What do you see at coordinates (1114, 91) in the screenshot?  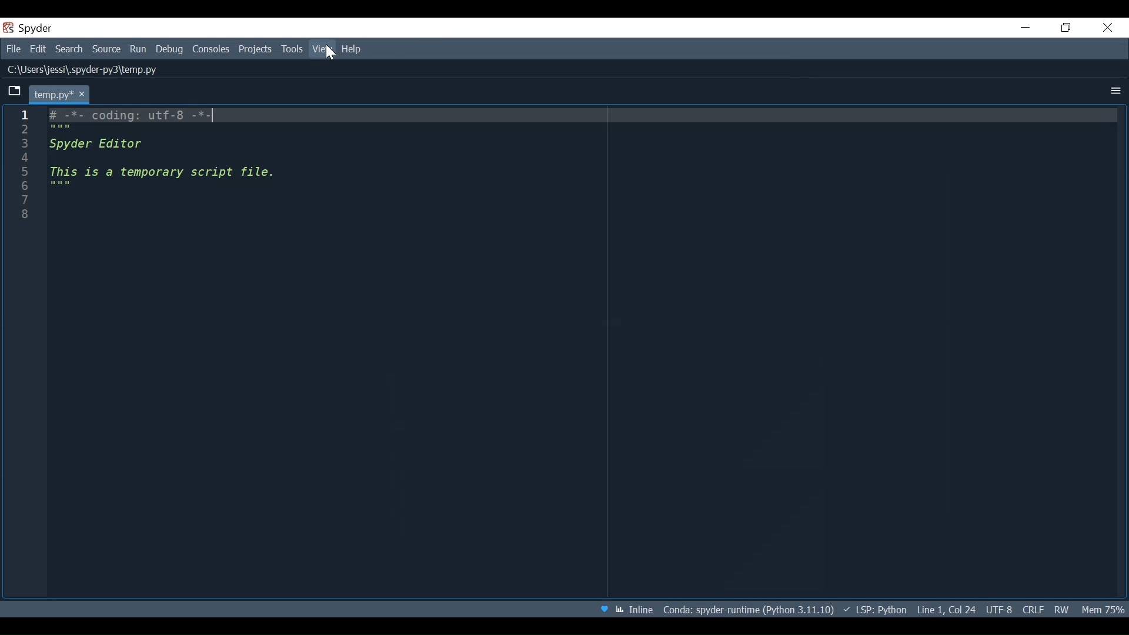 I see `Options` at bounding box center [1114, 91].